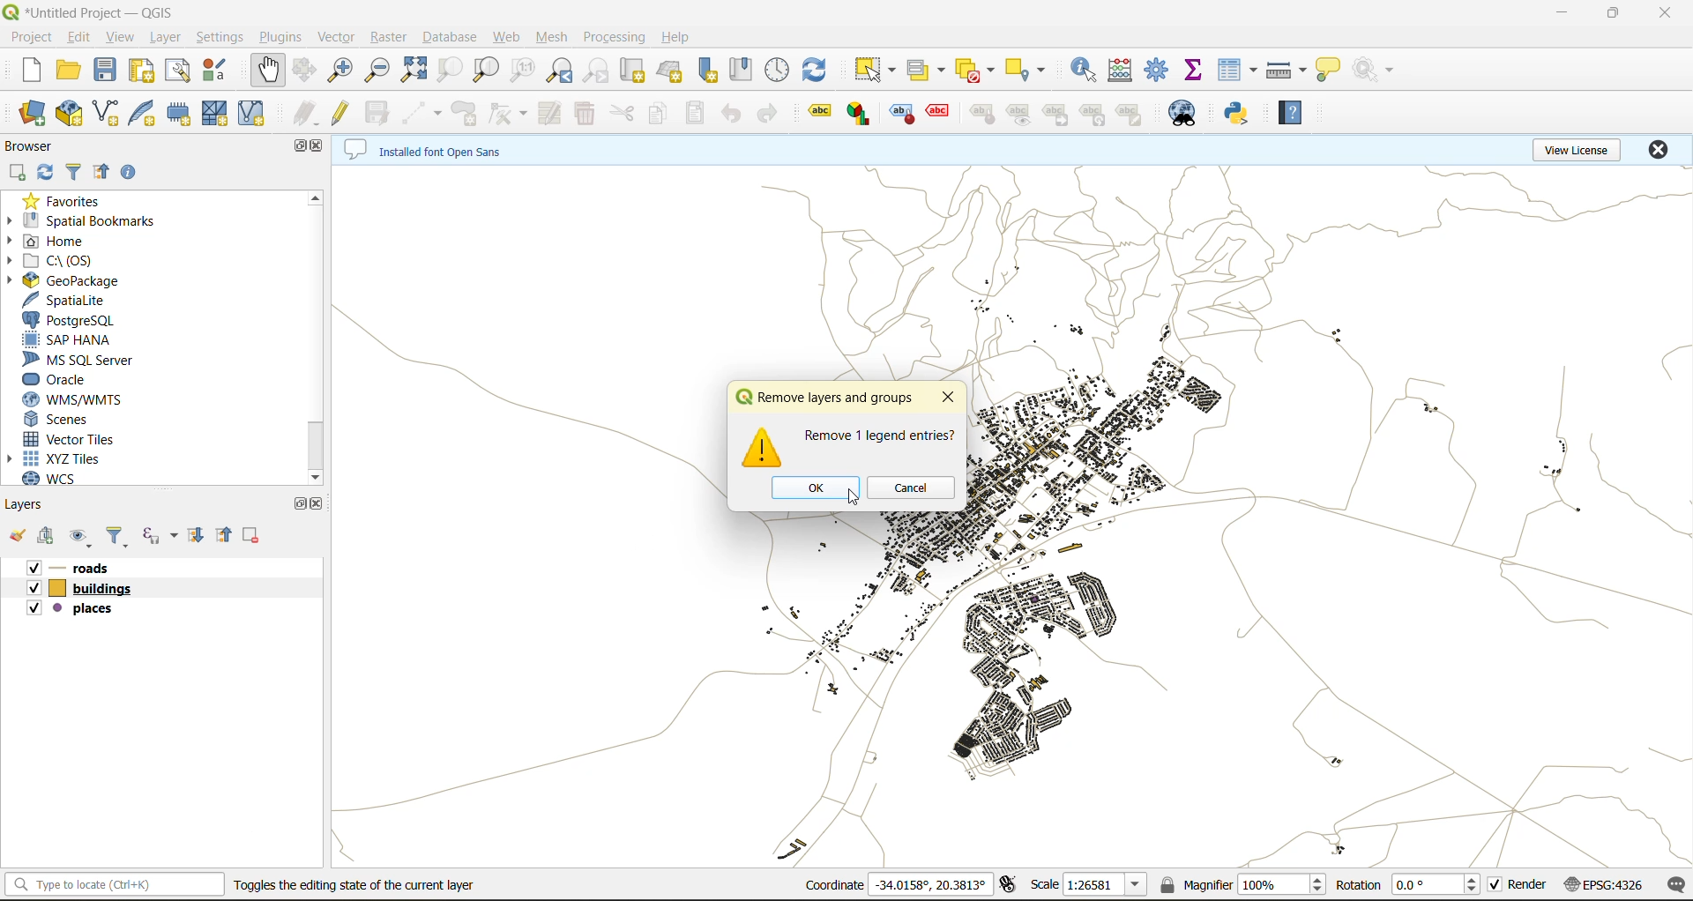  Describe the element at coordinates (1016, 884) in the screenshot. I see `toggle extents` at that location.